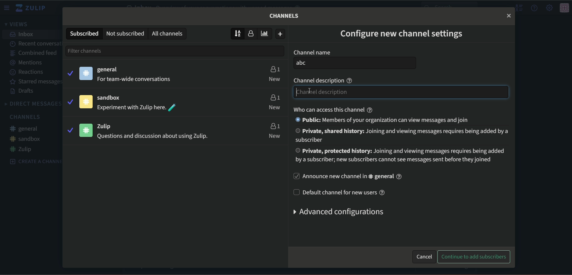 The height and width of the screenshot is (275, 572). Describe the element at coordinates (386, 120) in the screenshot. I see `Public: Members of your organization can view messages and join` at that location.